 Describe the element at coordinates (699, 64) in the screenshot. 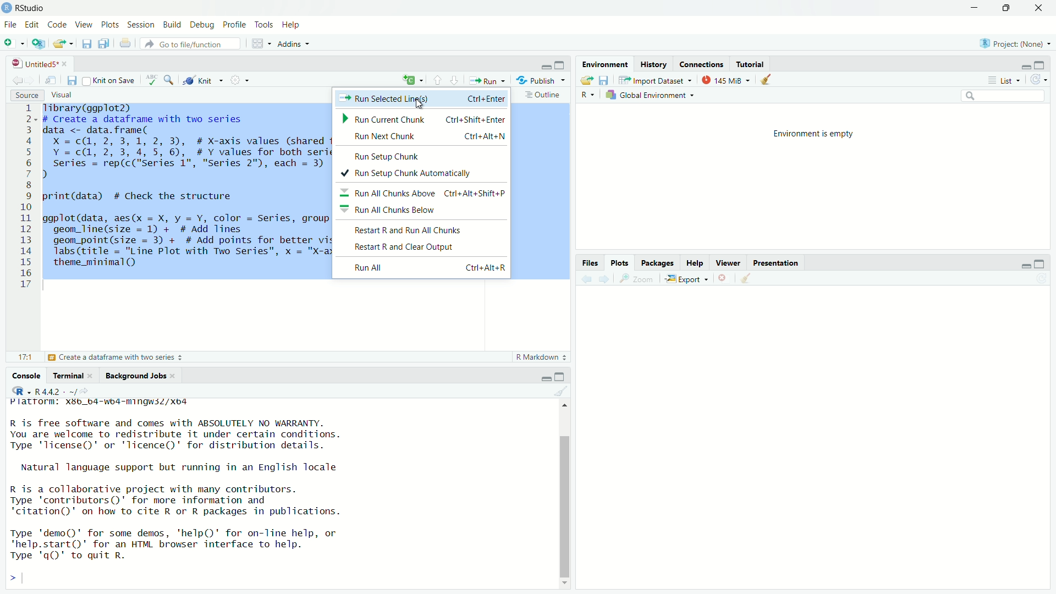

I see `Connections` at that location.